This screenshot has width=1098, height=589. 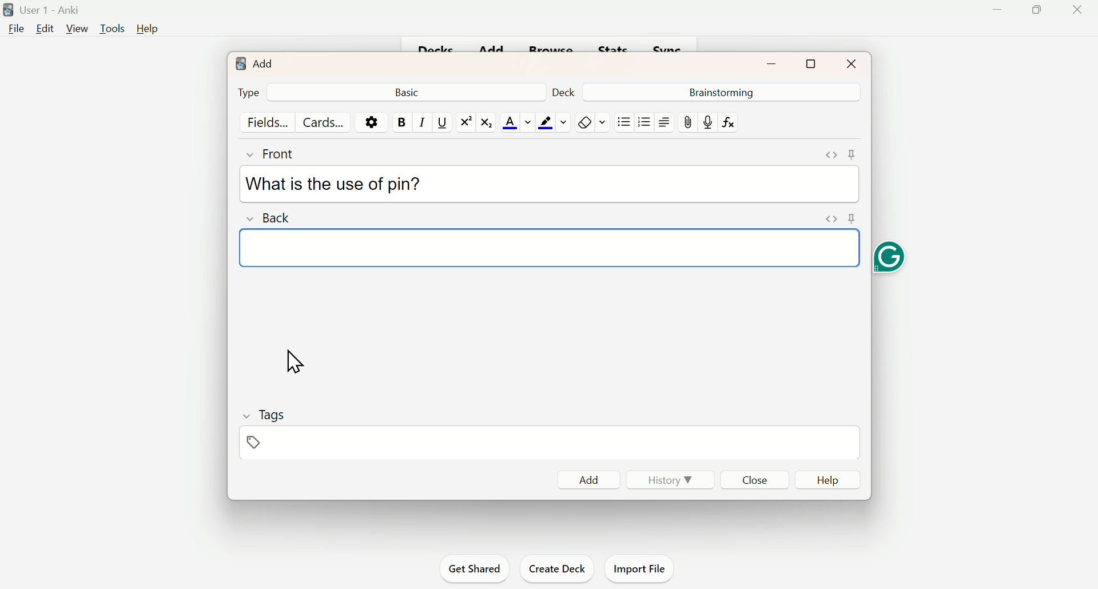 I want to click on Grammarly, so click(x=888, y=259).